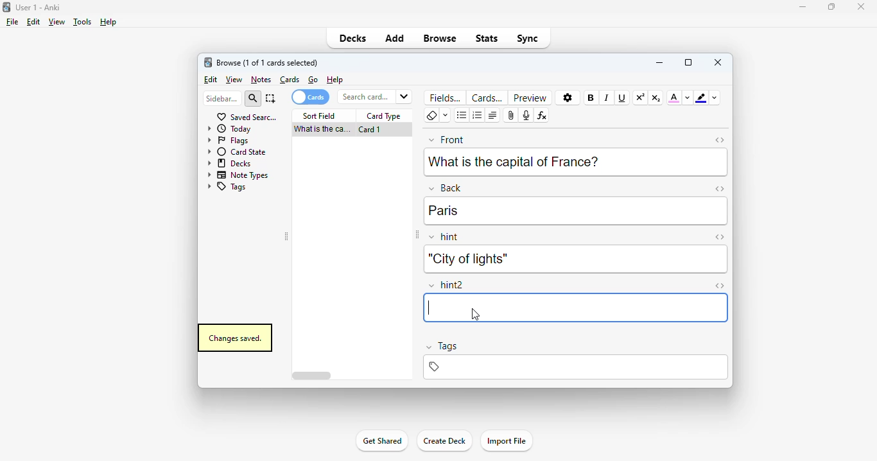  I want to click on attach pictures/audio/video, so click(511, 116).